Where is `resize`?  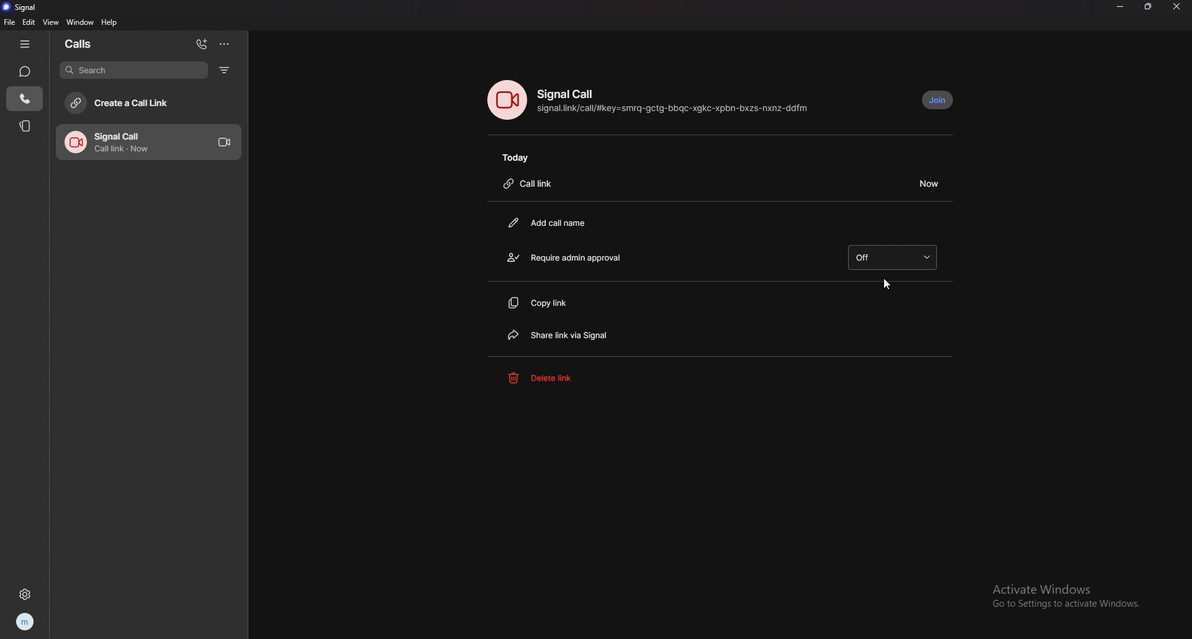
resize is located at coordinates (1150, 6).